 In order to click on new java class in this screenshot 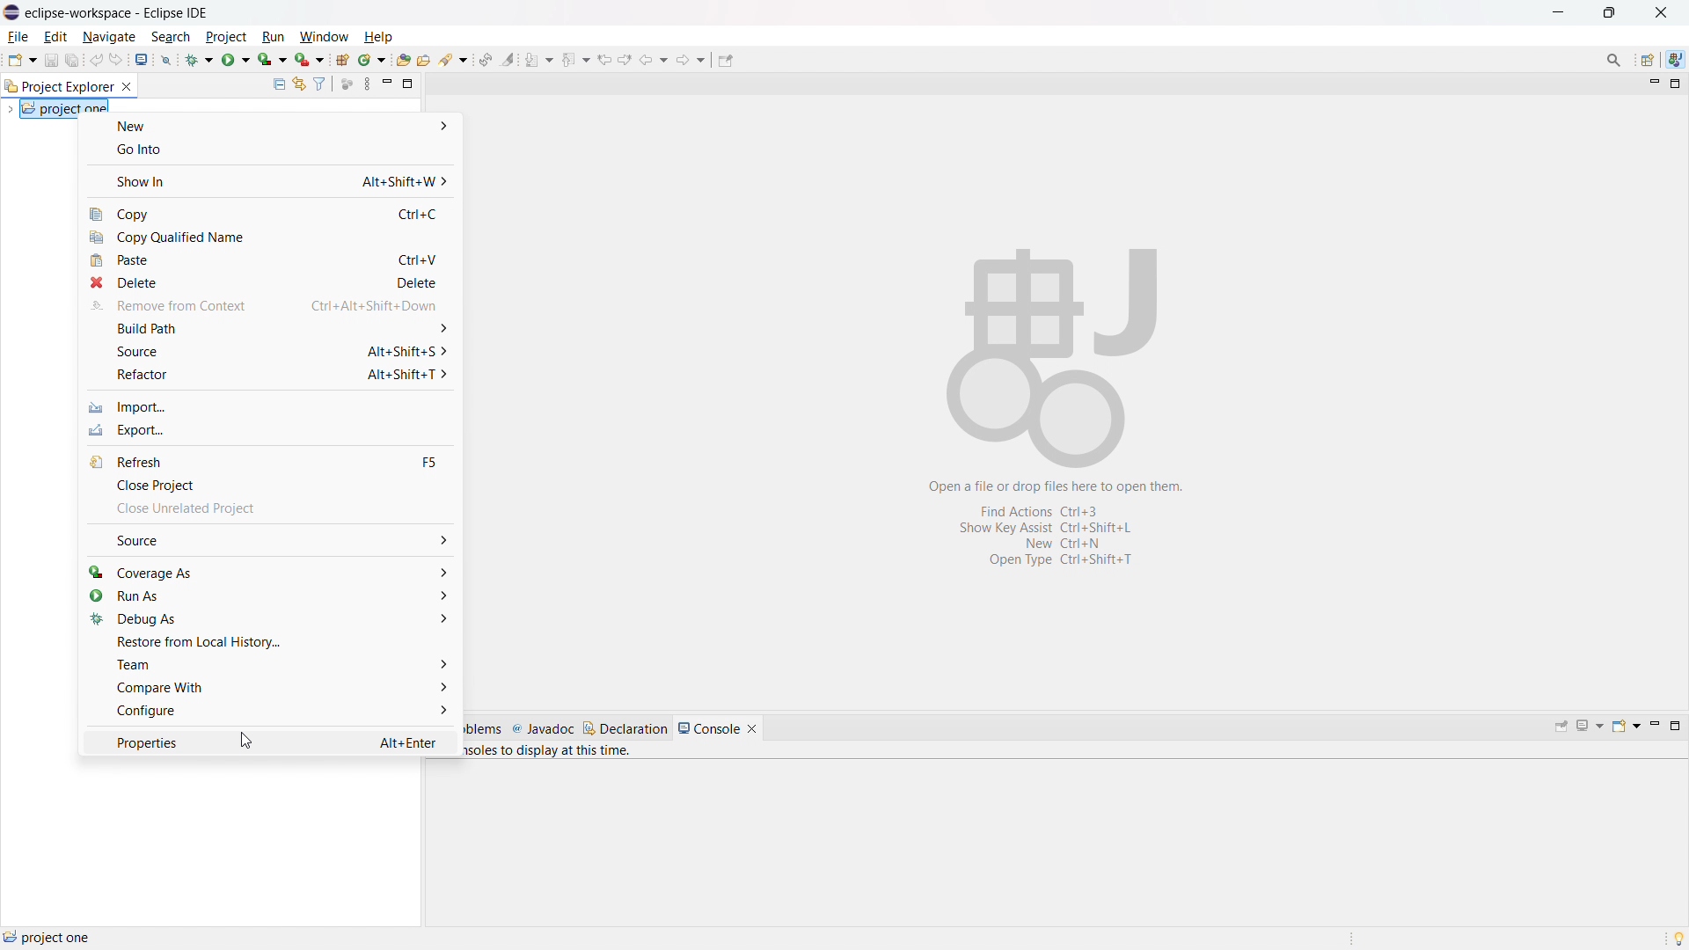, I will do `click(372, 60)`.